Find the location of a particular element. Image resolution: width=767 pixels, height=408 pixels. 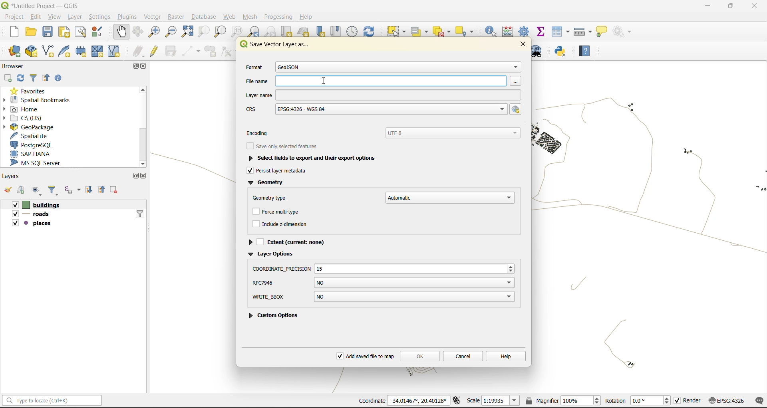

metasearch is located at coordinates (540, 51).